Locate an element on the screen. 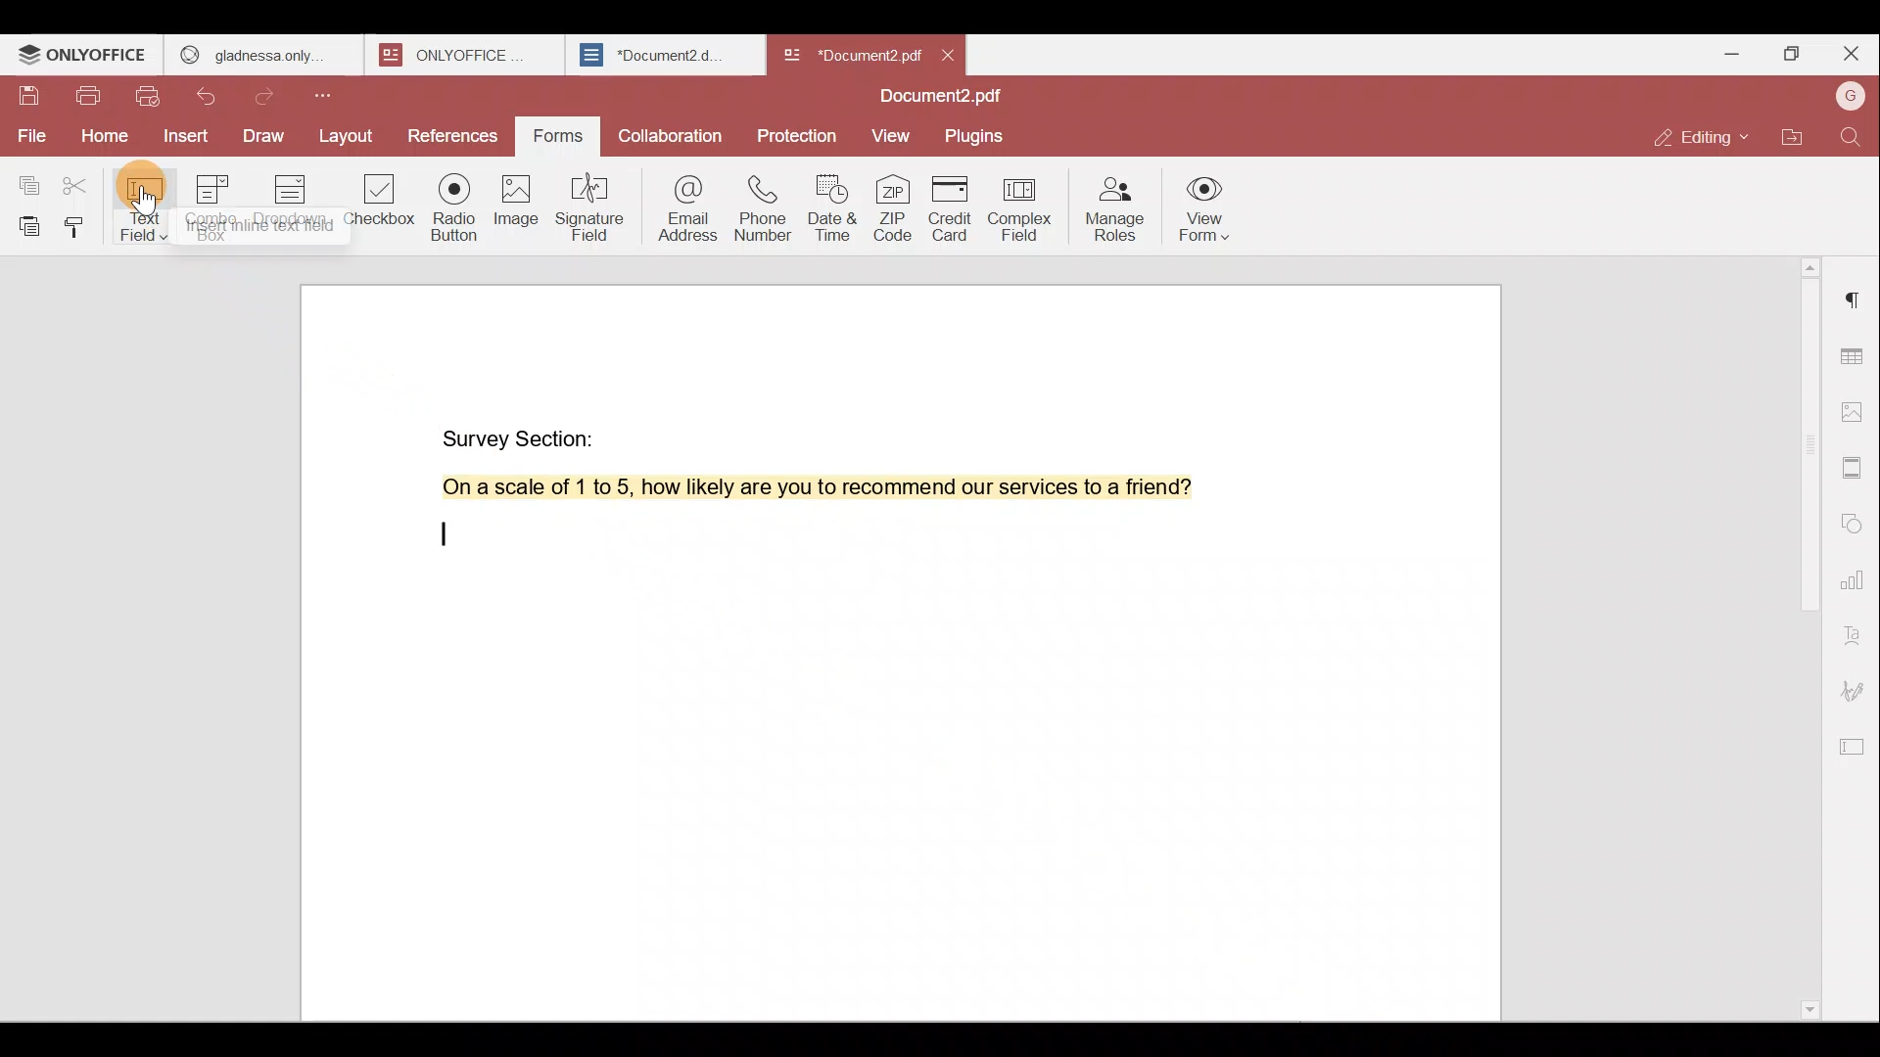 The width and height of the screenshot is (1880, 1057). Copy is located at coordinates (27, 177).